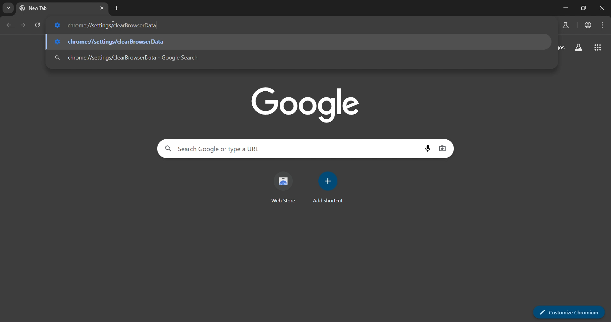 The width and height of the screenshot is (611, 322). What do you see at coordinates (9, 8) in the screenshot?
I see `search tabs` at bounding box center [9, 8].